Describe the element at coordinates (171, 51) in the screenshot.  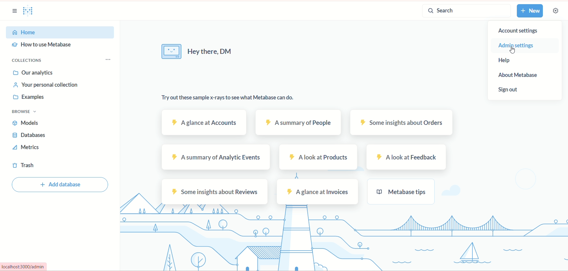
I see `image` at that location.